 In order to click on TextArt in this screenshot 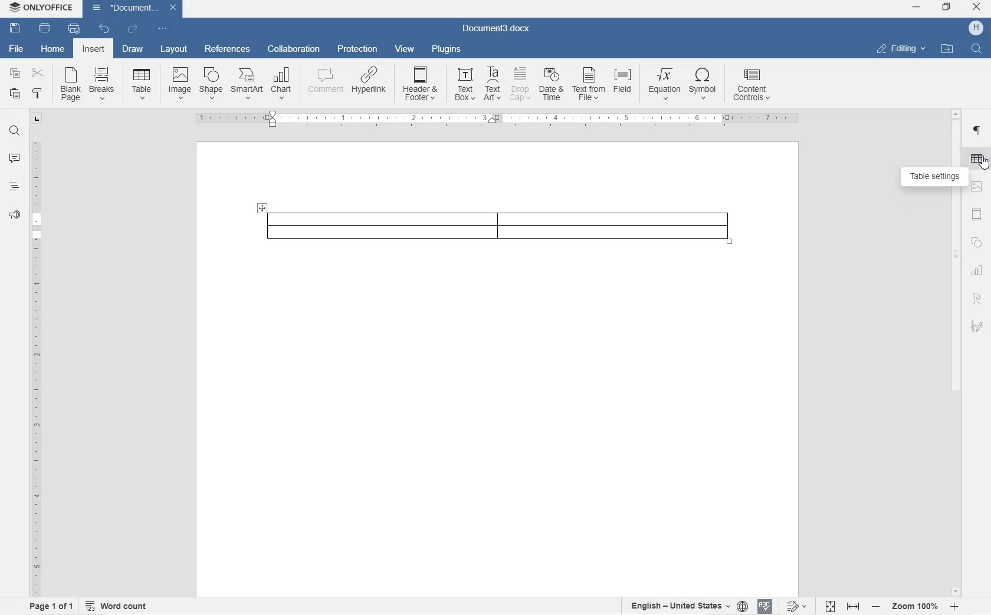, I will do `click(493, 84)`.